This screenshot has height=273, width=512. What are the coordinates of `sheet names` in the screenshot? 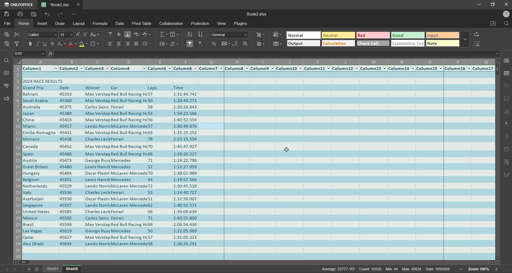 It's located at (63, 269).